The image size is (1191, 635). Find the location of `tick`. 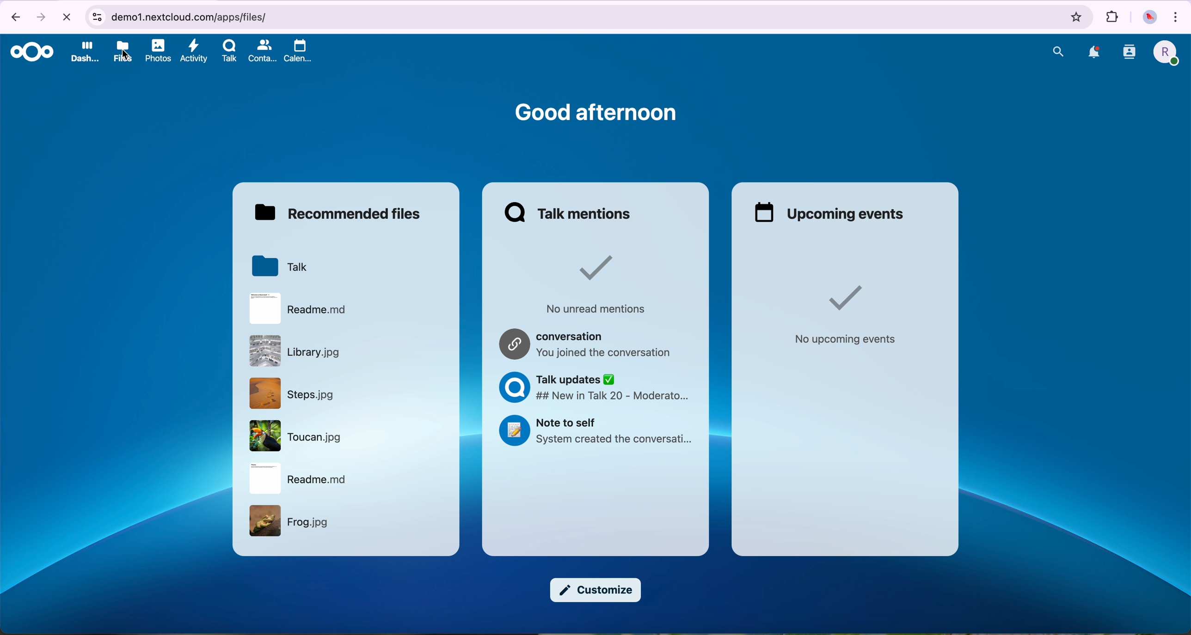

tick is located at coordinates (842, 297).